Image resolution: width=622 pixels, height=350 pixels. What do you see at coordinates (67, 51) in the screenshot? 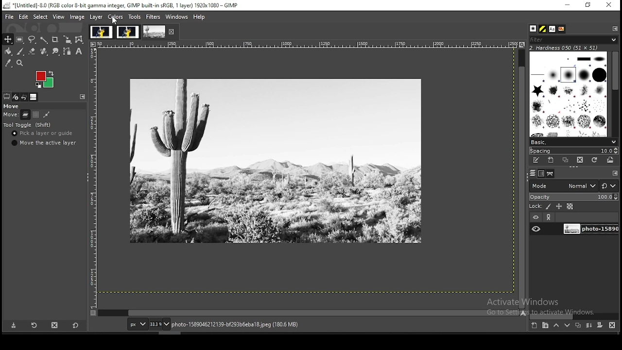
I see `paths tool` at bounding box center [67, 51].